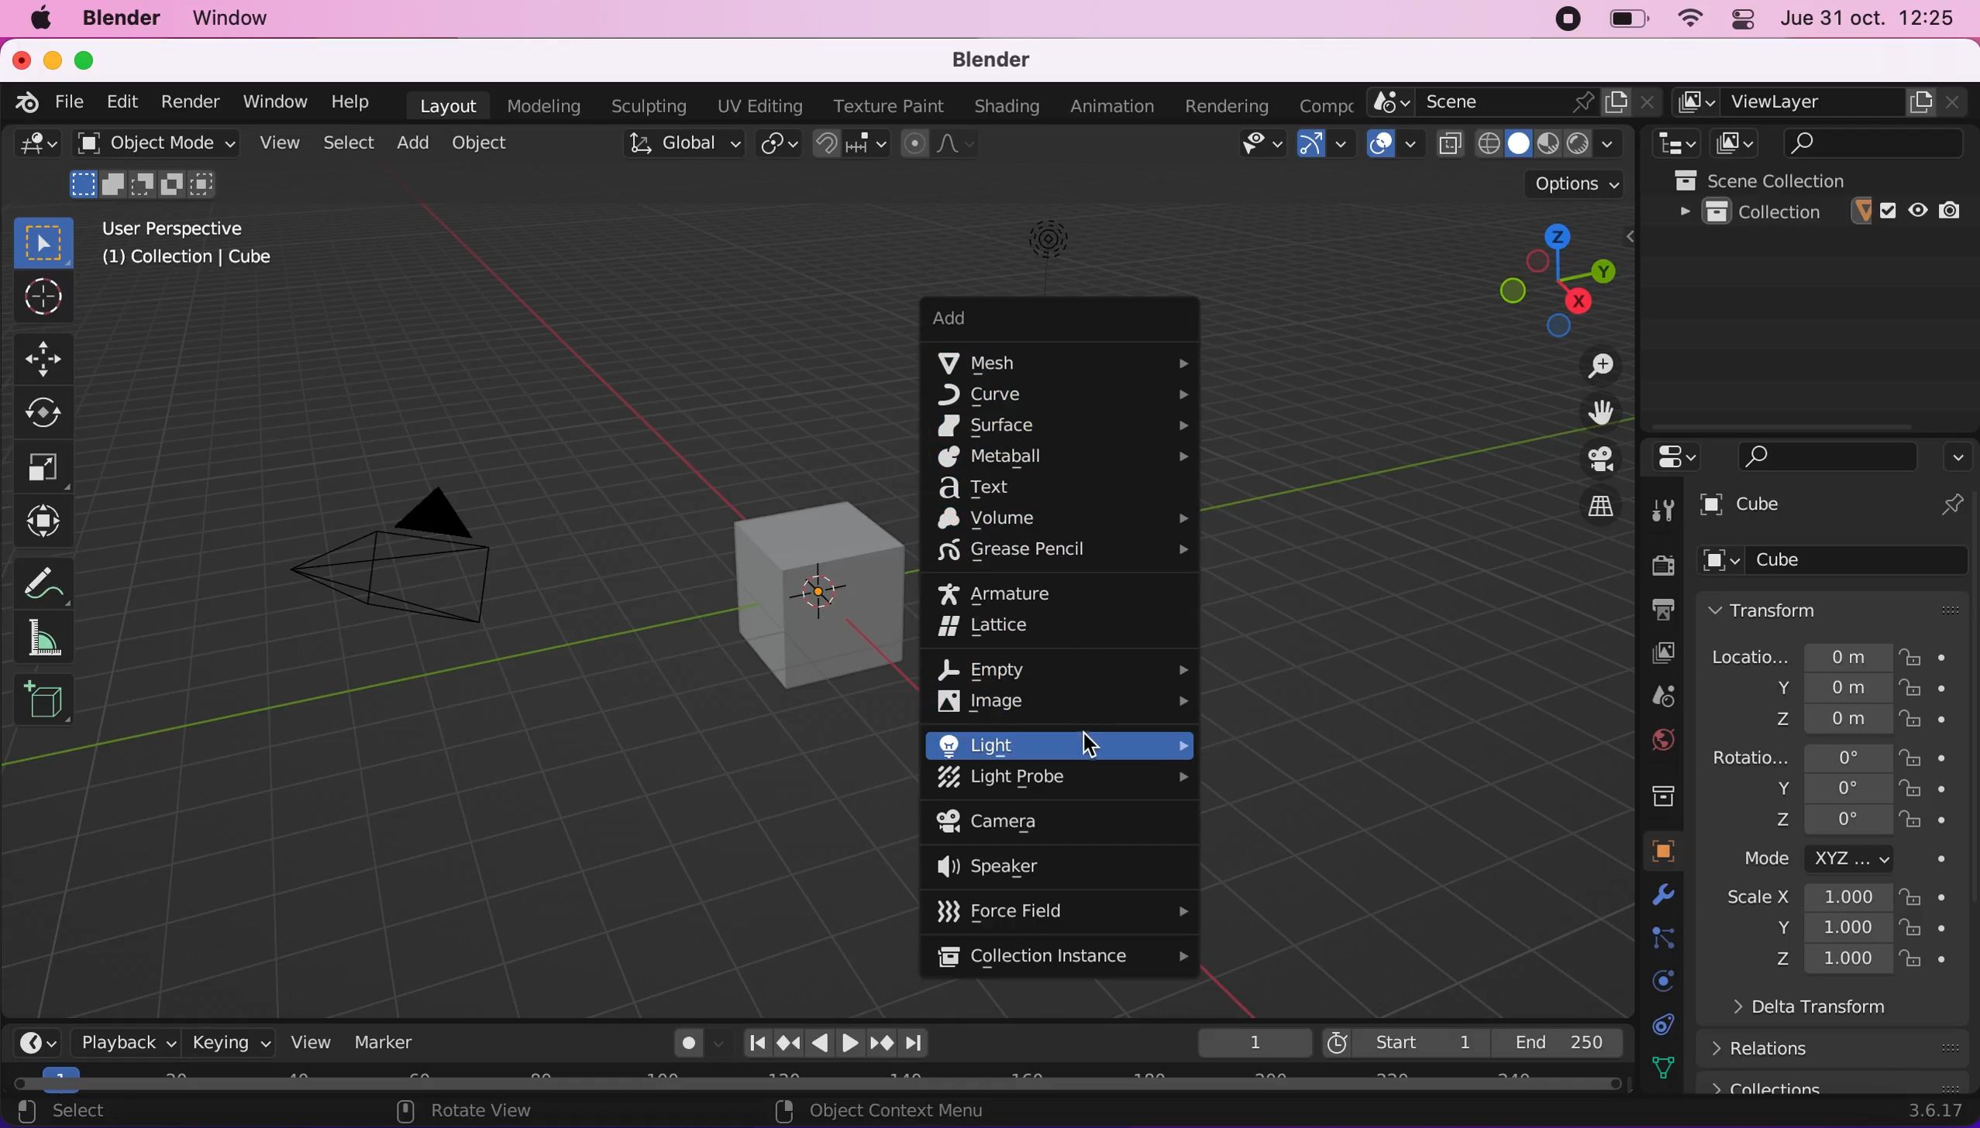  What do you see at coordinates (1061, 518) in the screenshot?
I see `volume` at bounding box center [1061, 518].